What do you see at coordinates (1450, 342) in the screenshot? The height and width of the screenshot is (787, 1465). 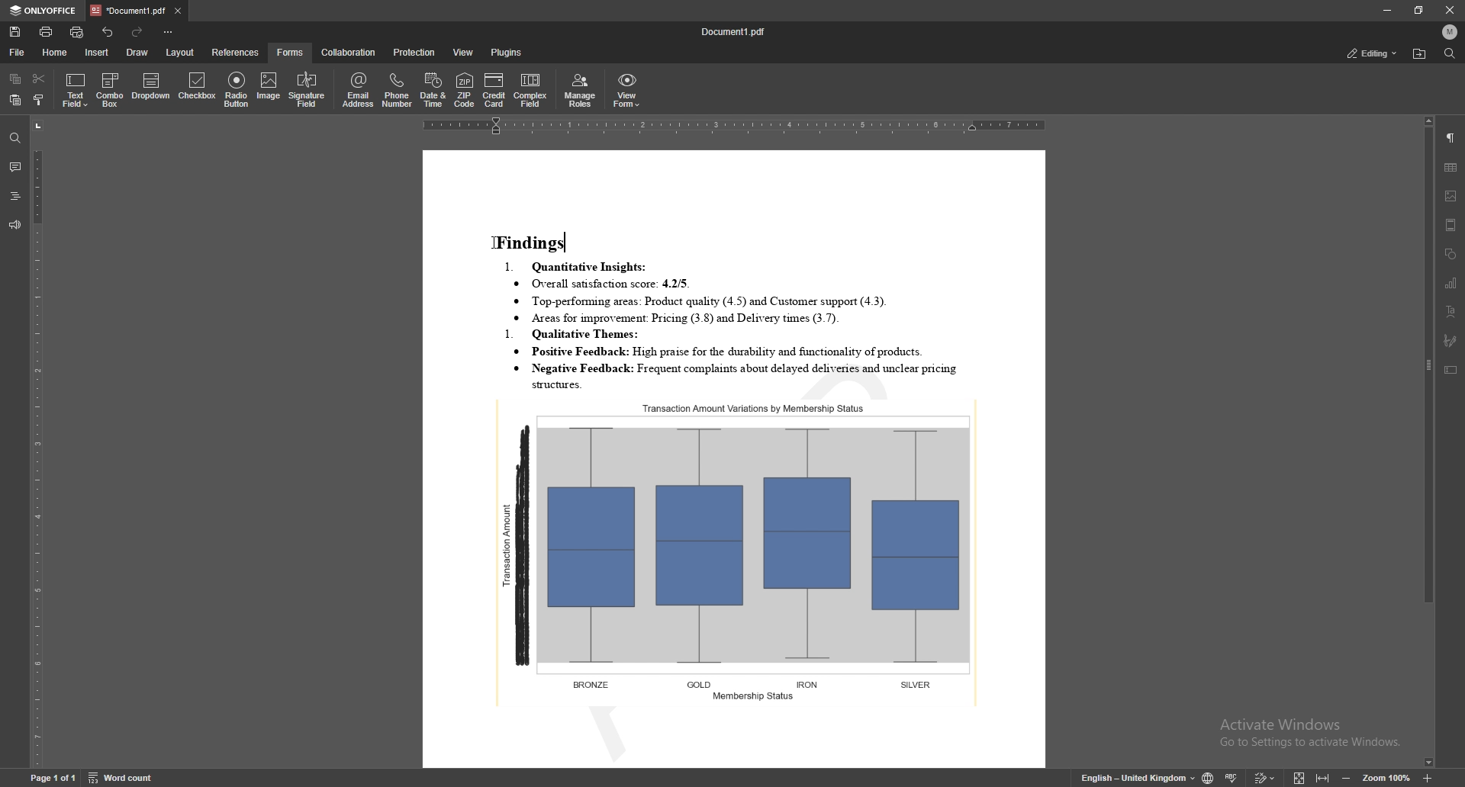 I see `signature field` at bounding box center [1450, 342].